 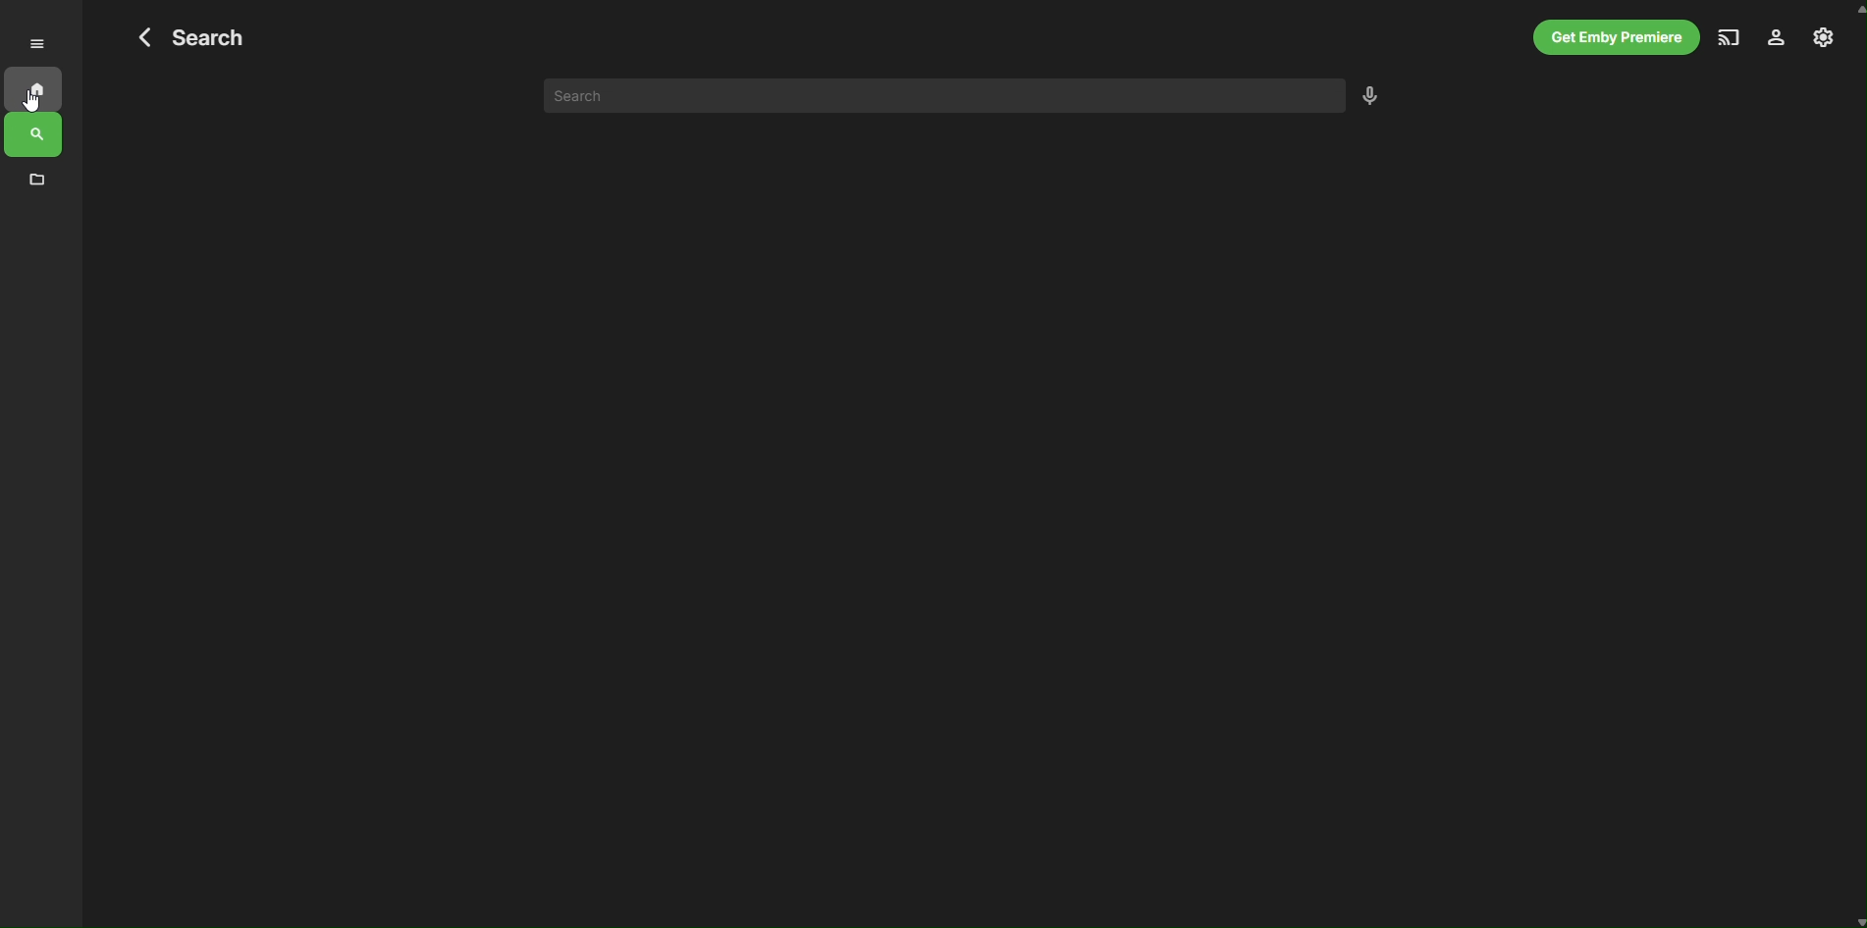 I want to click on Get Premium, so click(x=1608, y=38).